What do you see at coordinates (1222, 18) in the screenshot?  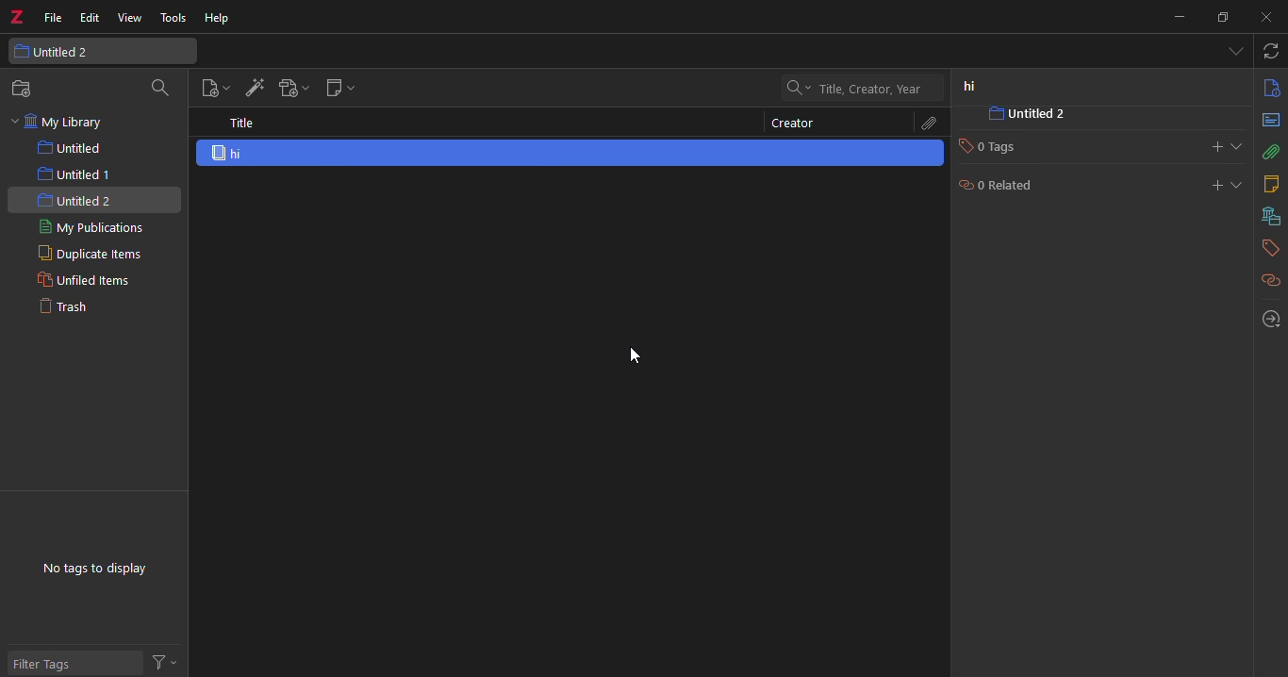 I see `maximize` at bounding box center [1222, 18].